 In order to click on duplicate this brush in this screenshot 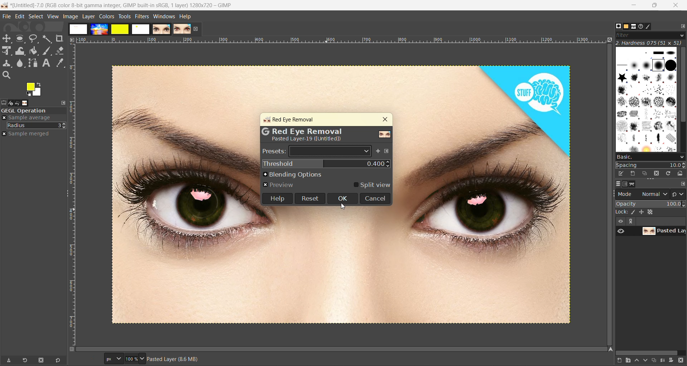, I will do `click(644, 173)`.